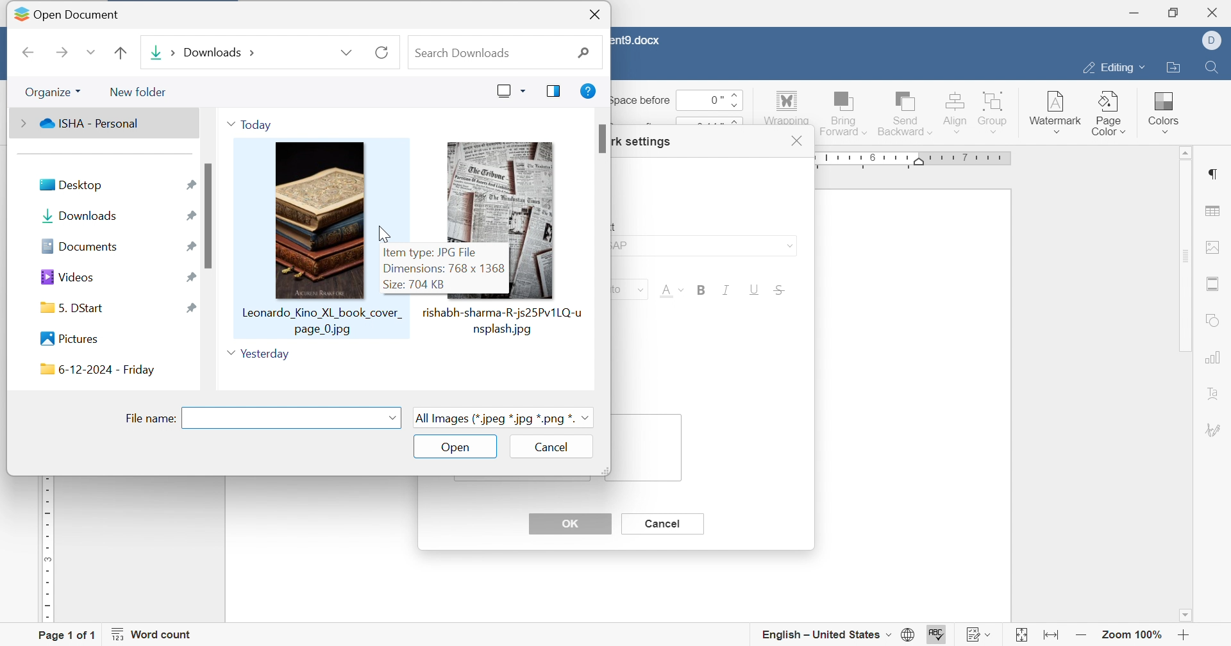  What do you see at coordinates (1185, 615) in the screenshot?
I see `scroll down` at bounding box center [1185, 615].